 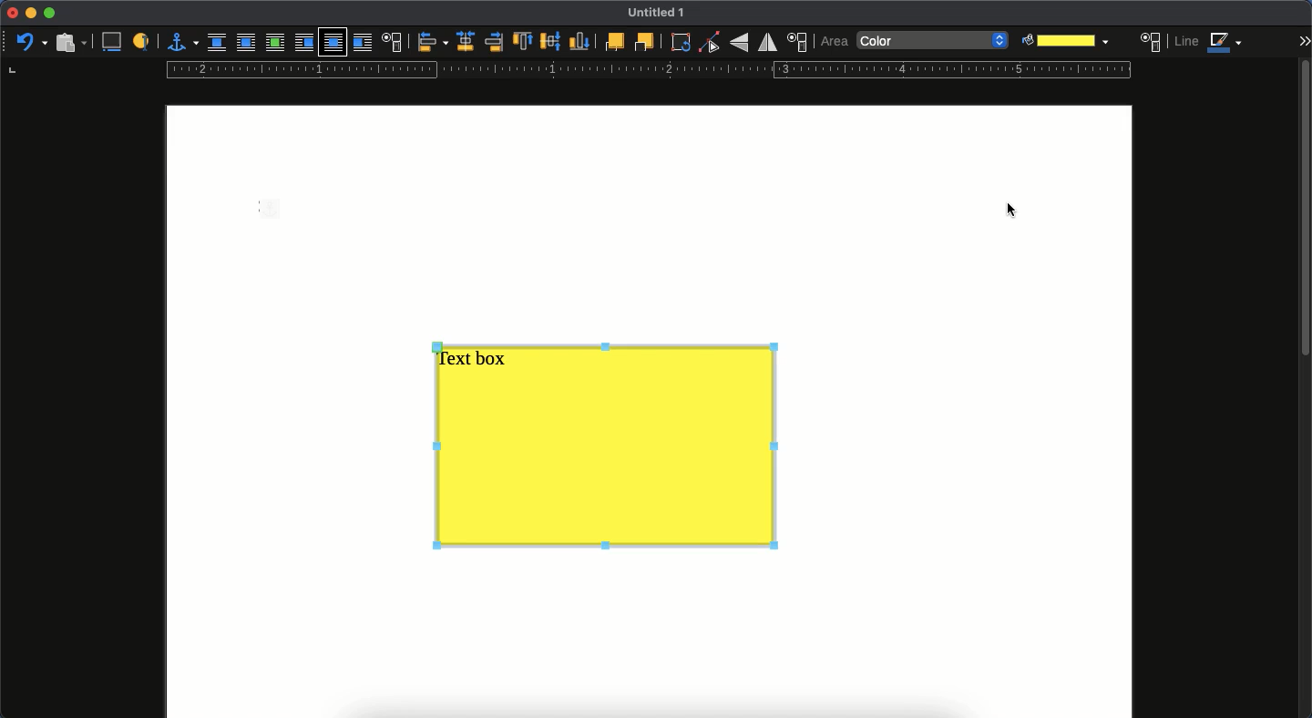 What do you see at coordinates (550, 41) in the screenshot?
I see `center` at bounding box center [550, 41].